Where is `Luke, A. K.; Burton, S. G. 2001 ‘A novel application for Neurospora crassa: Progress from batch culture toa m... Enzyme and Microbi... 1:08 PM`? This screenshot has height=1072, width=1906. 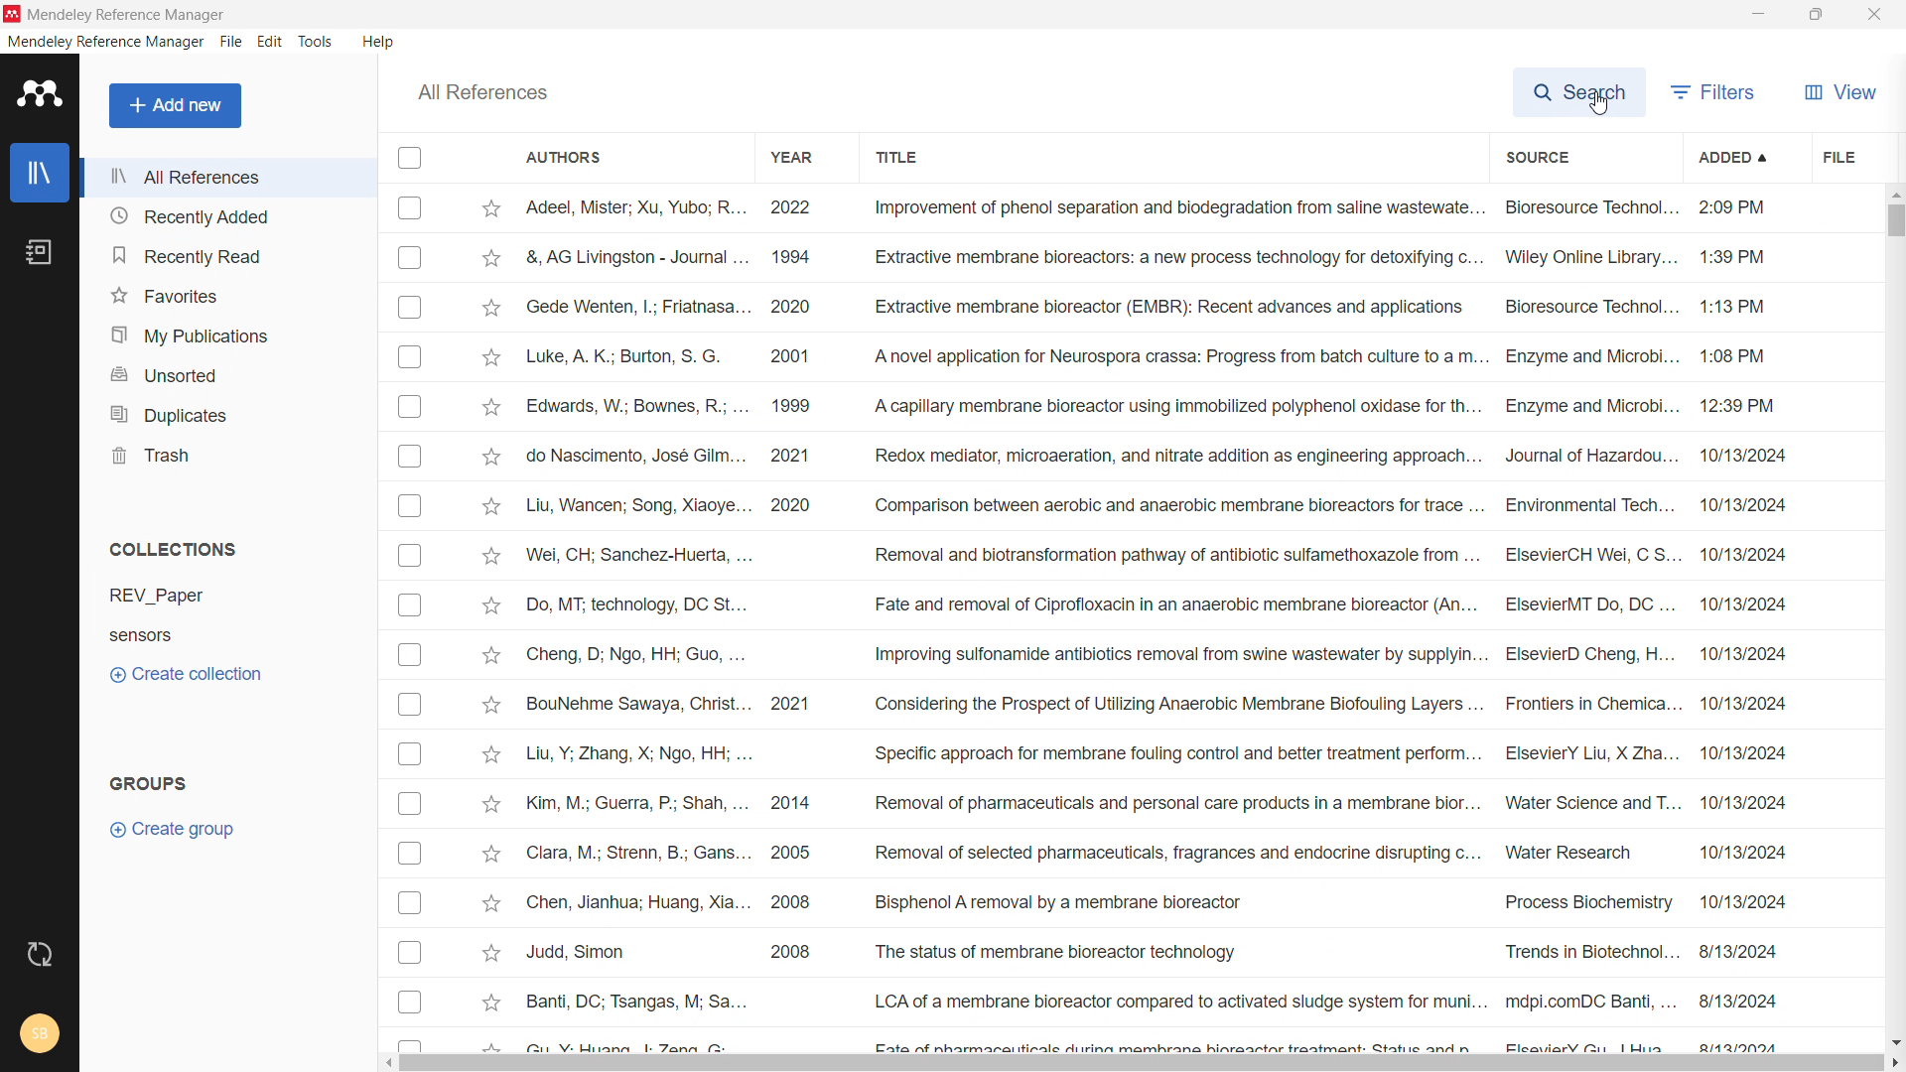
Luke, A. K.; Burton, S. G. 2001 ‘A novel application for Neurospora crassa: Progress from batch culture toa m... Enzyme and Microbi... 1:08 PM is located at coordinates (1168, 355).